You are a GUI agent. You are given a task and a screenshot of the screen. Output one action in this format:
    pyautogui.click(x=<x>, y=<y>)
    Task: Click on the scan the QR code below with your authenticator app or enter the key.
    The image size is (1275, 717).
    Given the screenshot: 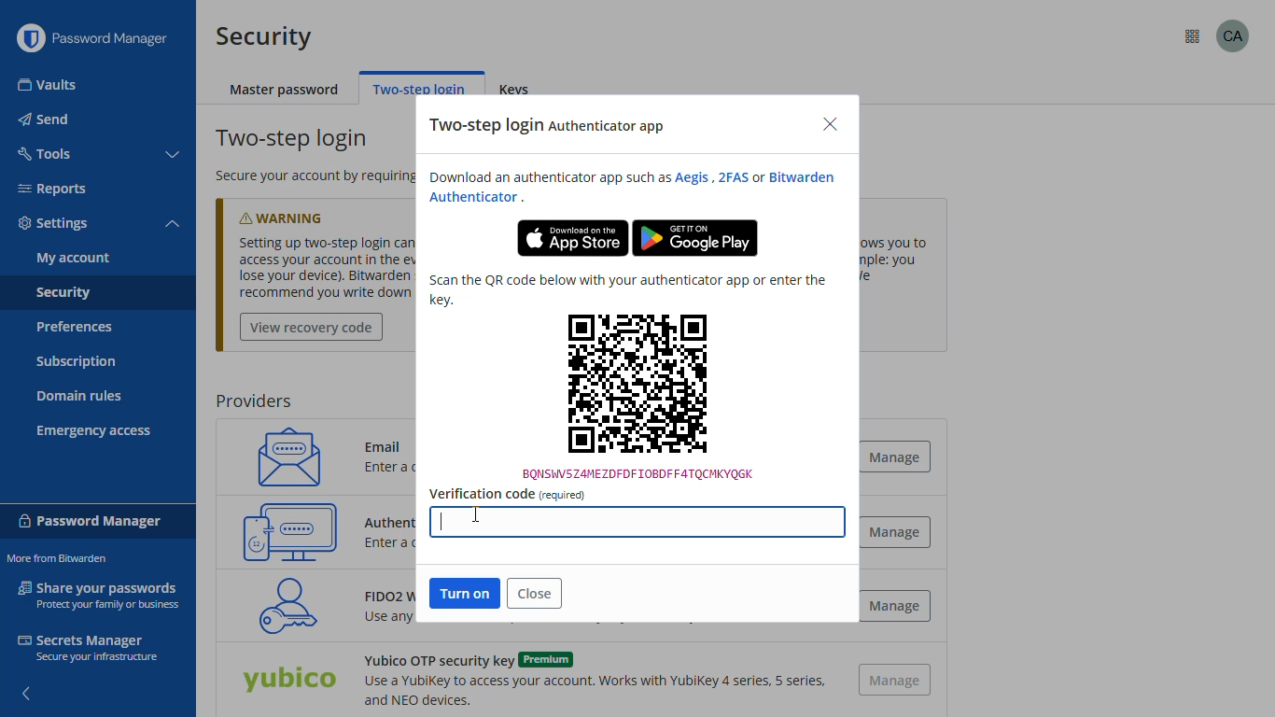 What is the action you would take?
    pyautogui.click(x=627, y=289)
    